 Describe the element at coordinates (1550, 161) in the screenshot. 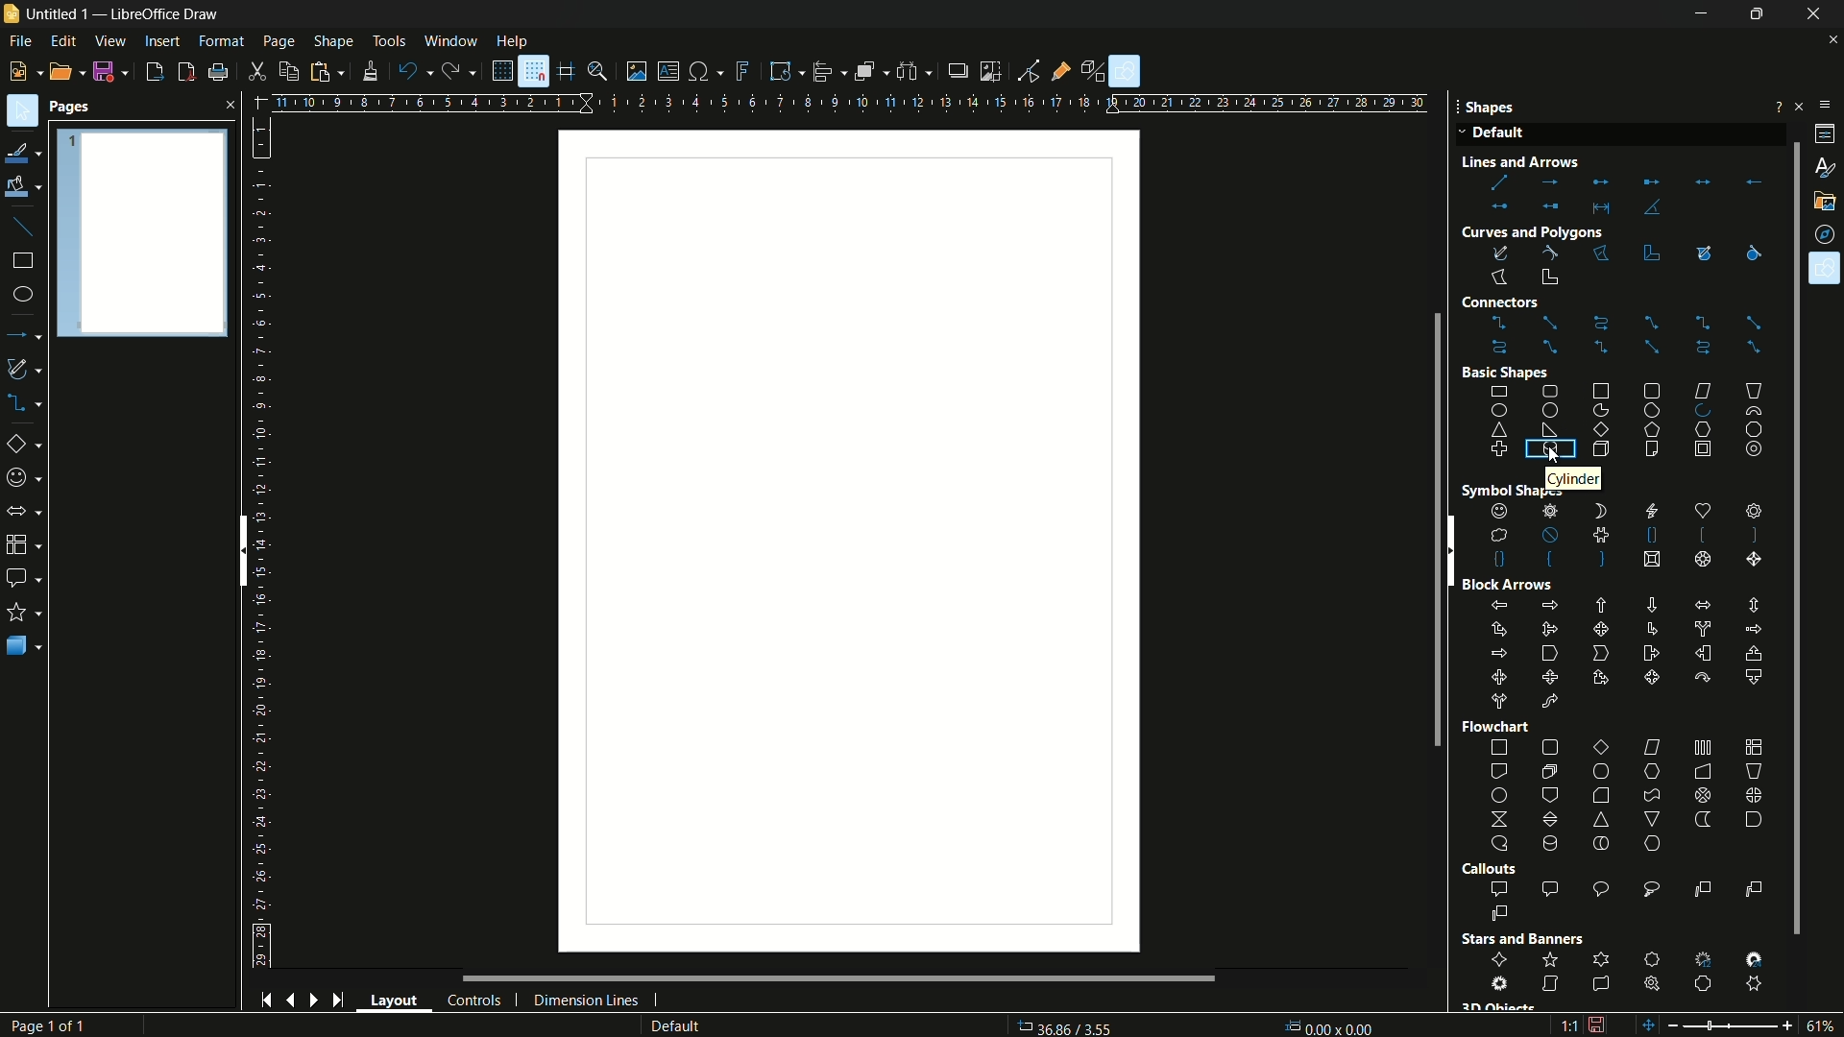

I see `Line and Arrow` at that location.